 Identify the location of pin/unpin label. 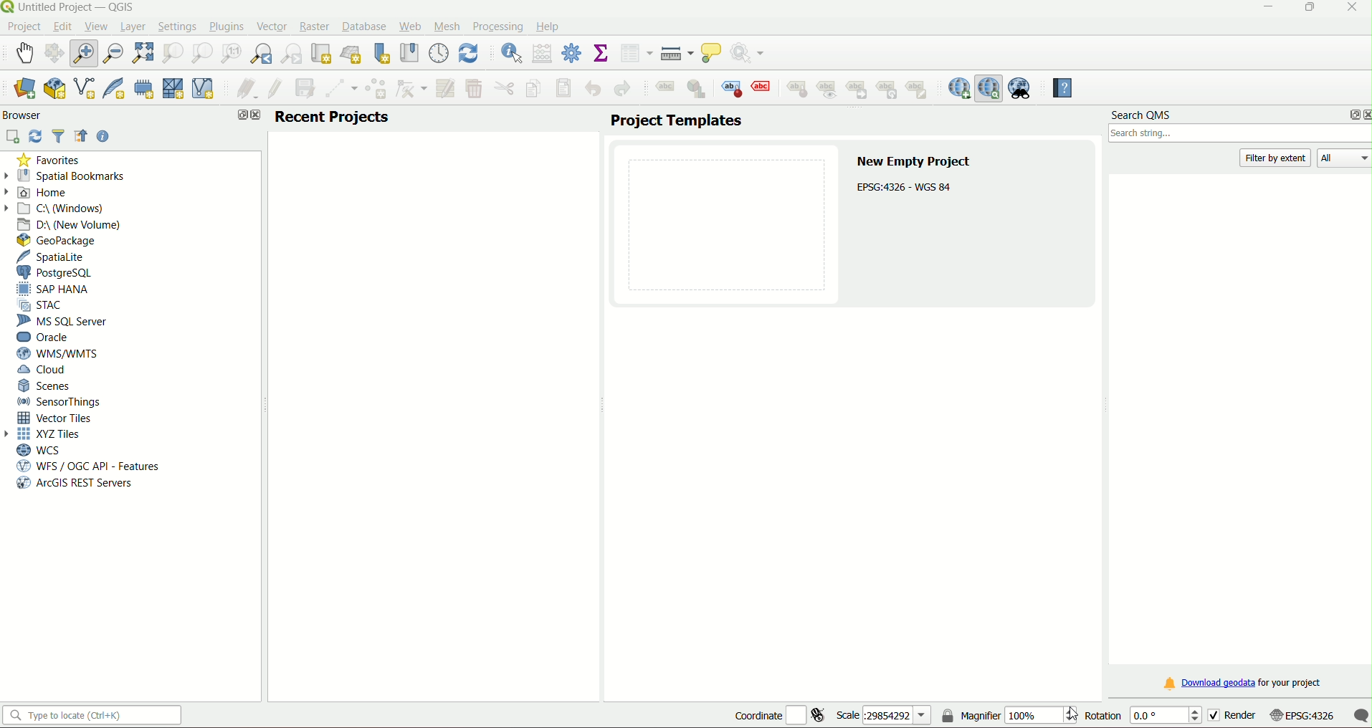
(796, 88).